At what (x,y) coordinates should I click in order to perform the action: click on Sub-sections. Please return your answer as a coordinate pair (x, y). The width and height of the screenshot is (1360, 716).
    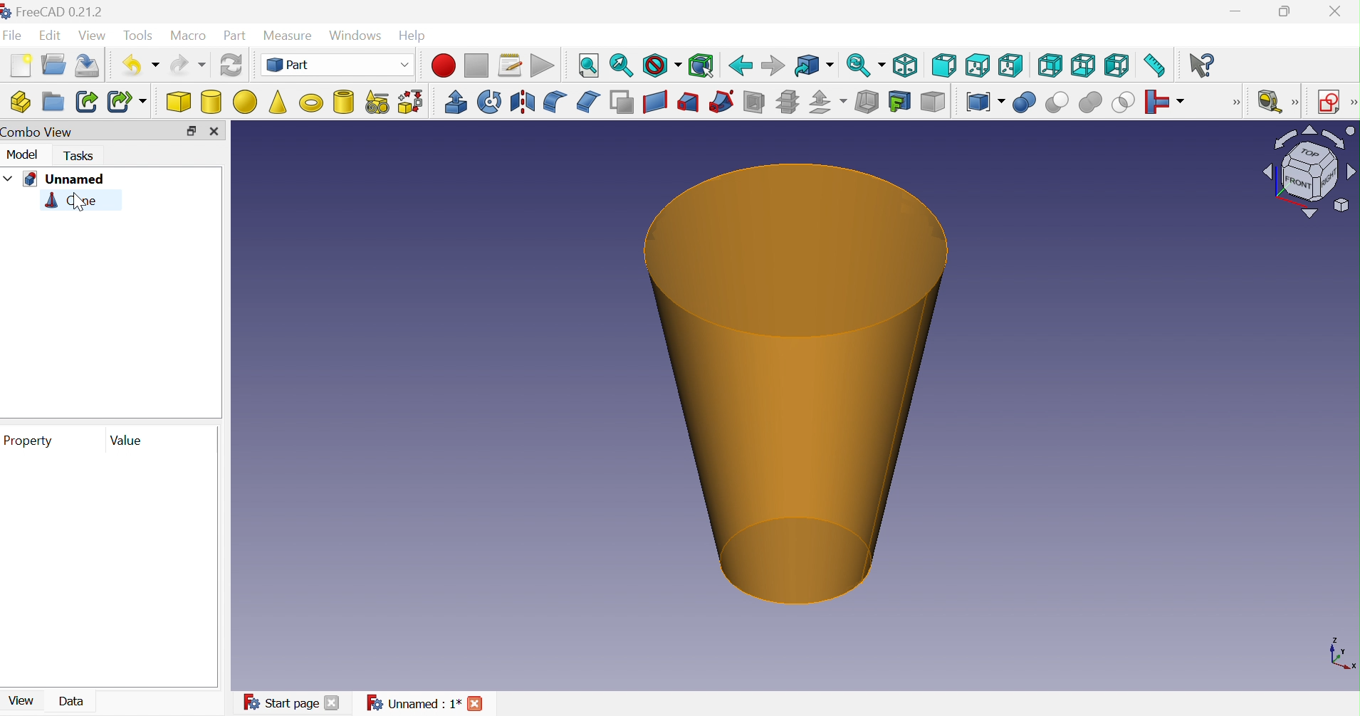
    Looking at the image, I should click on (787, 102).